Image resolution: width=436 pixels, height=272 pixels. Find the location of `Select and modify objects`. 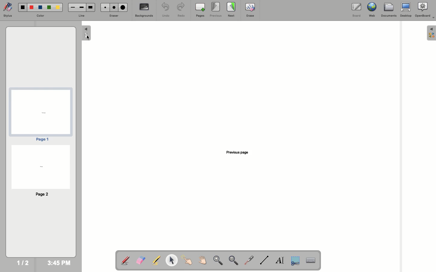

Select and modify objects is located at coordinates (171, 260).